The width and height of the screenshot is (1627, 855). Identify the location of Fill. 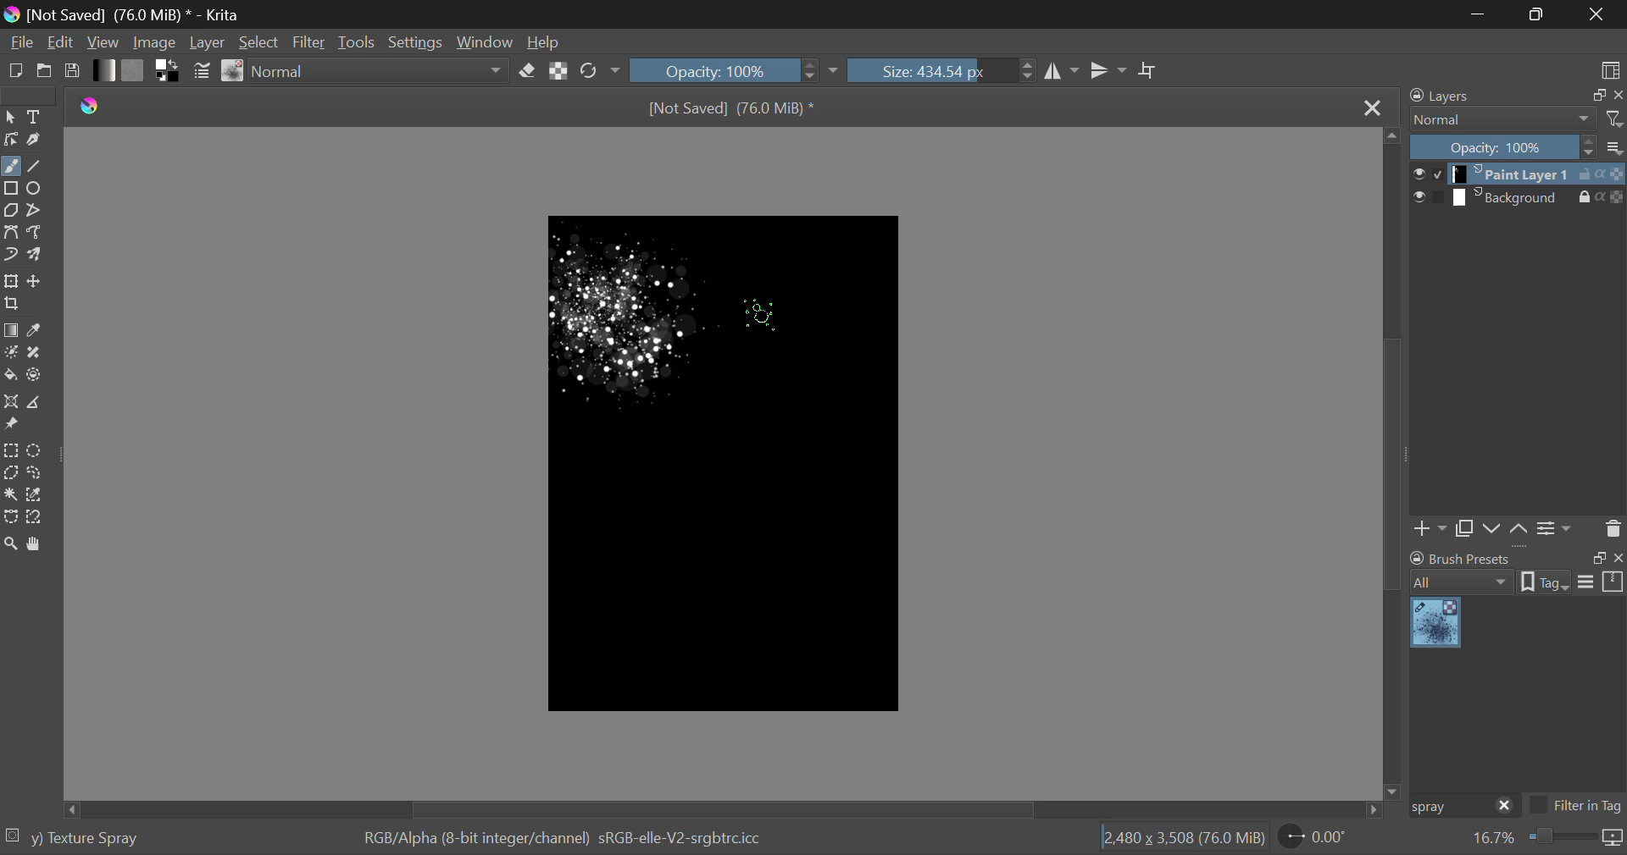
(10, 376).